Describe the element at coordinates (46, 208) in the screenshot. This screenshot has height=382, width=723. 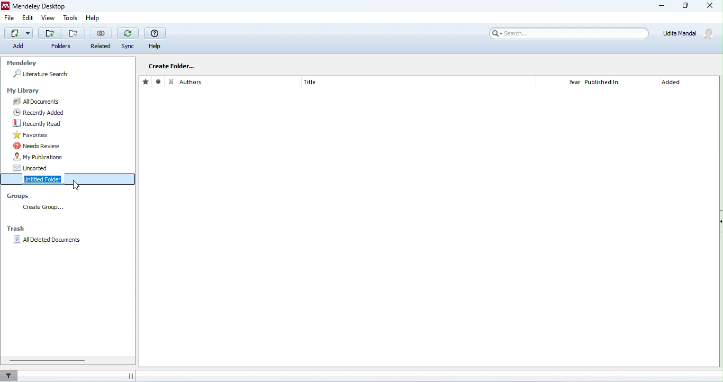
I see `create group` at that location.